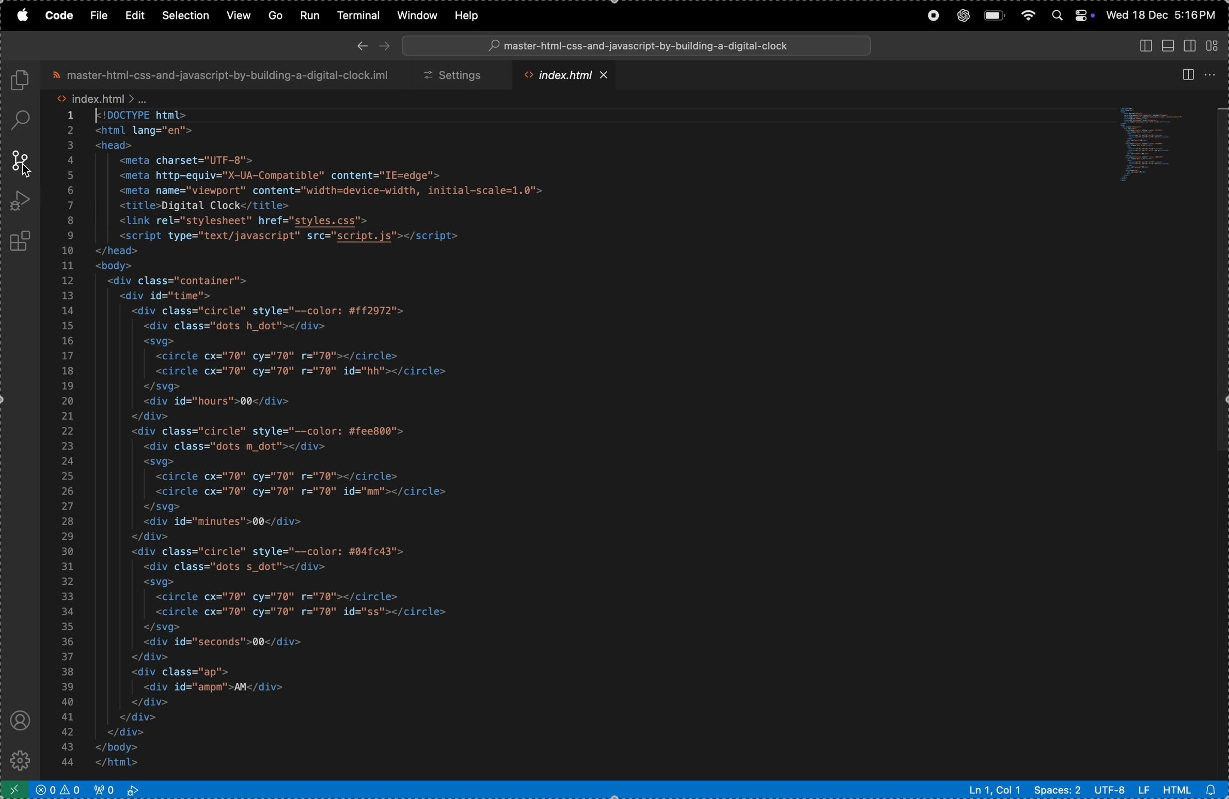 This screenshot has width=1229, height=799. Describe the element at coordinates (301, 355) in the screenshot. I see `<circle cx="70" cy="70" r="70"></circle>` at that location.